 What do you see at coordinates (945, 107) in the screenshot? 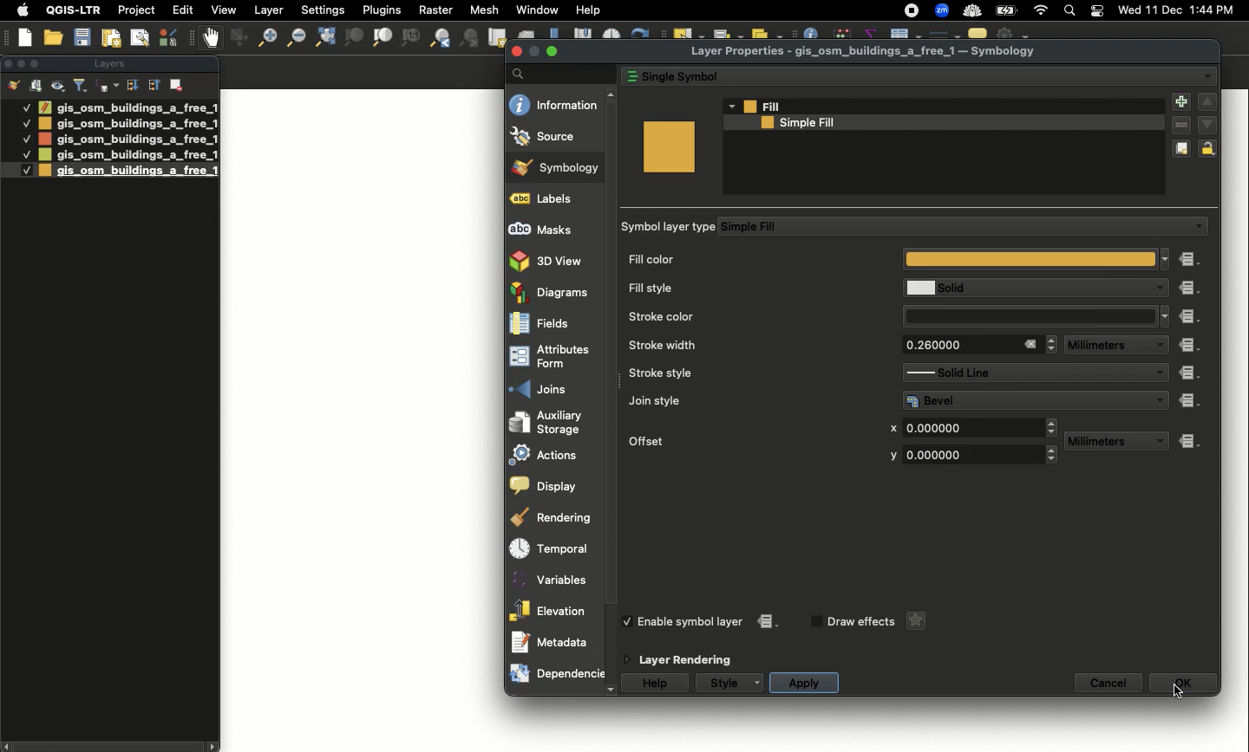
I see `Fill` at bounding box center [945, 107].